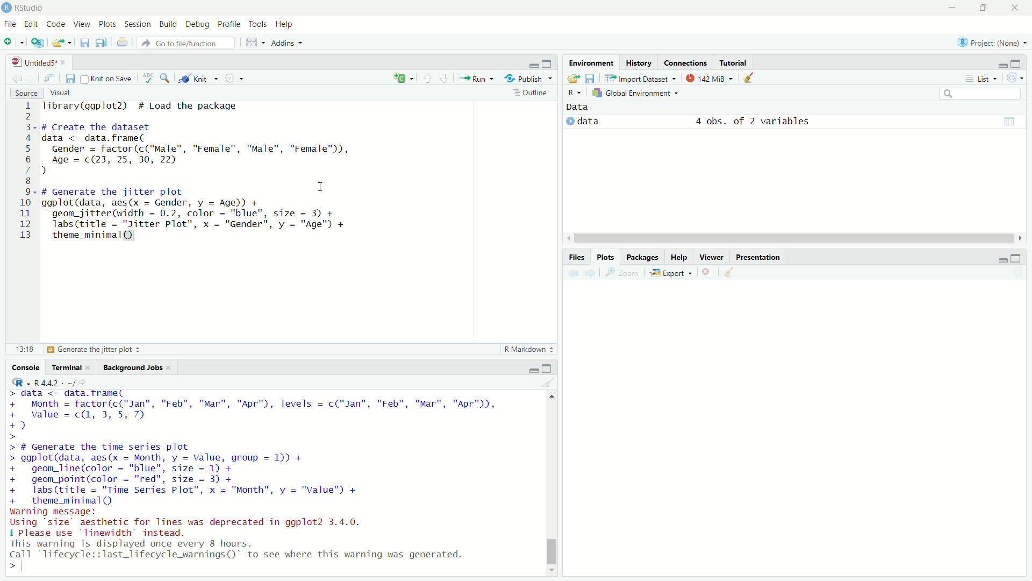 The height and width of the screenshot is (581, 1032). I want to click on warning message, so click(193, 522).